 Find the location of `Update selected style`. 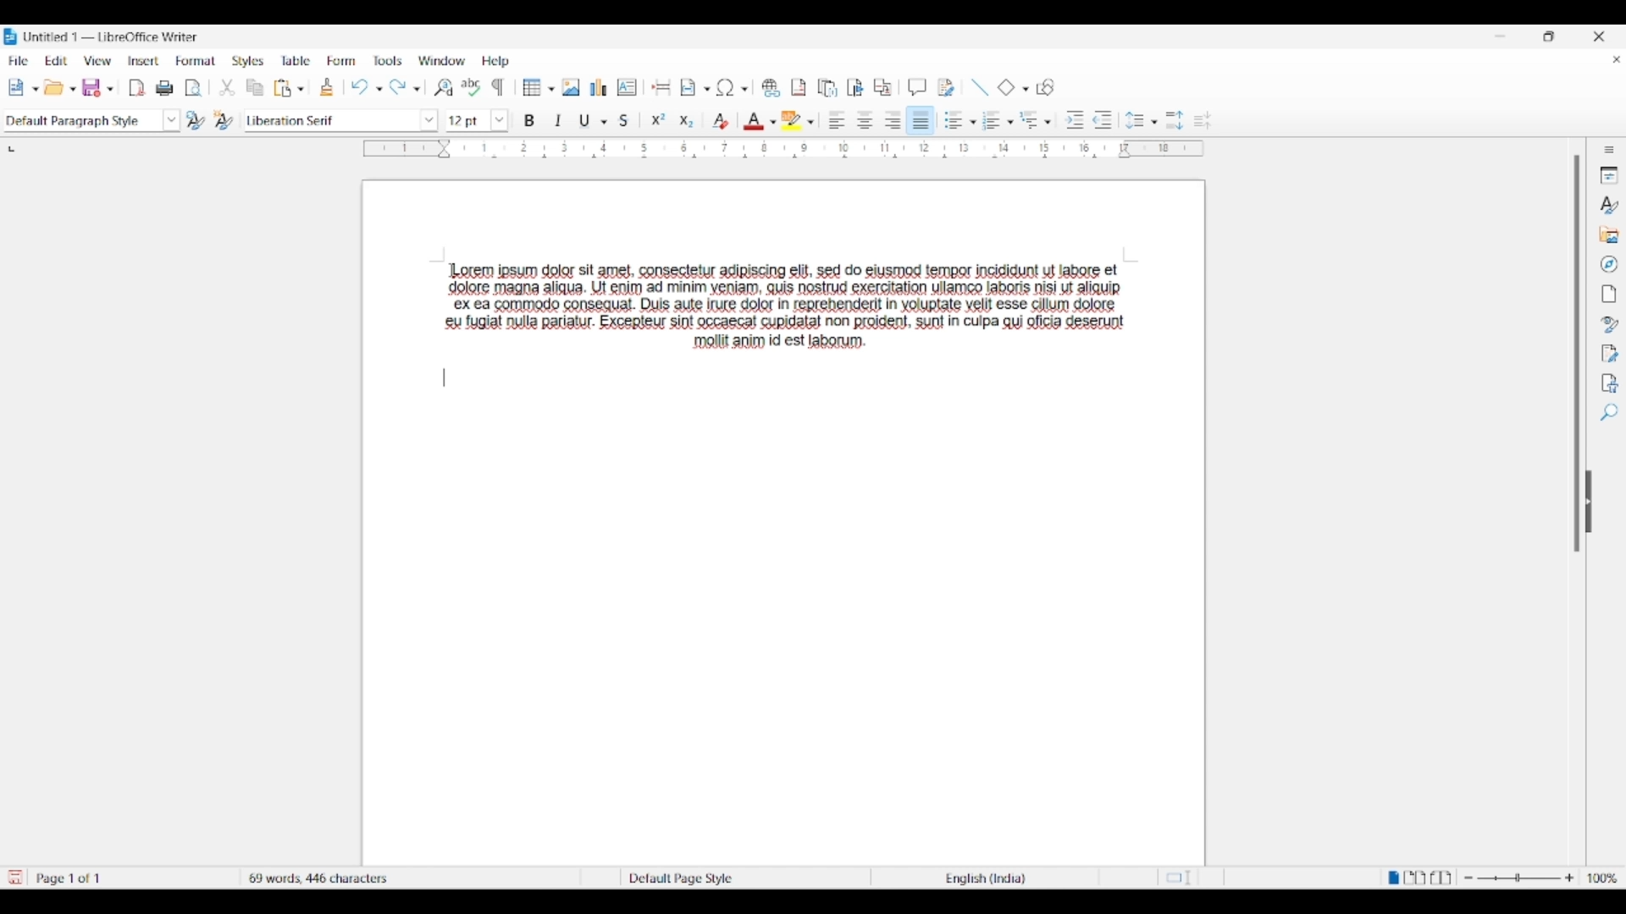

Update selected style is located at coordinates (196, 120).